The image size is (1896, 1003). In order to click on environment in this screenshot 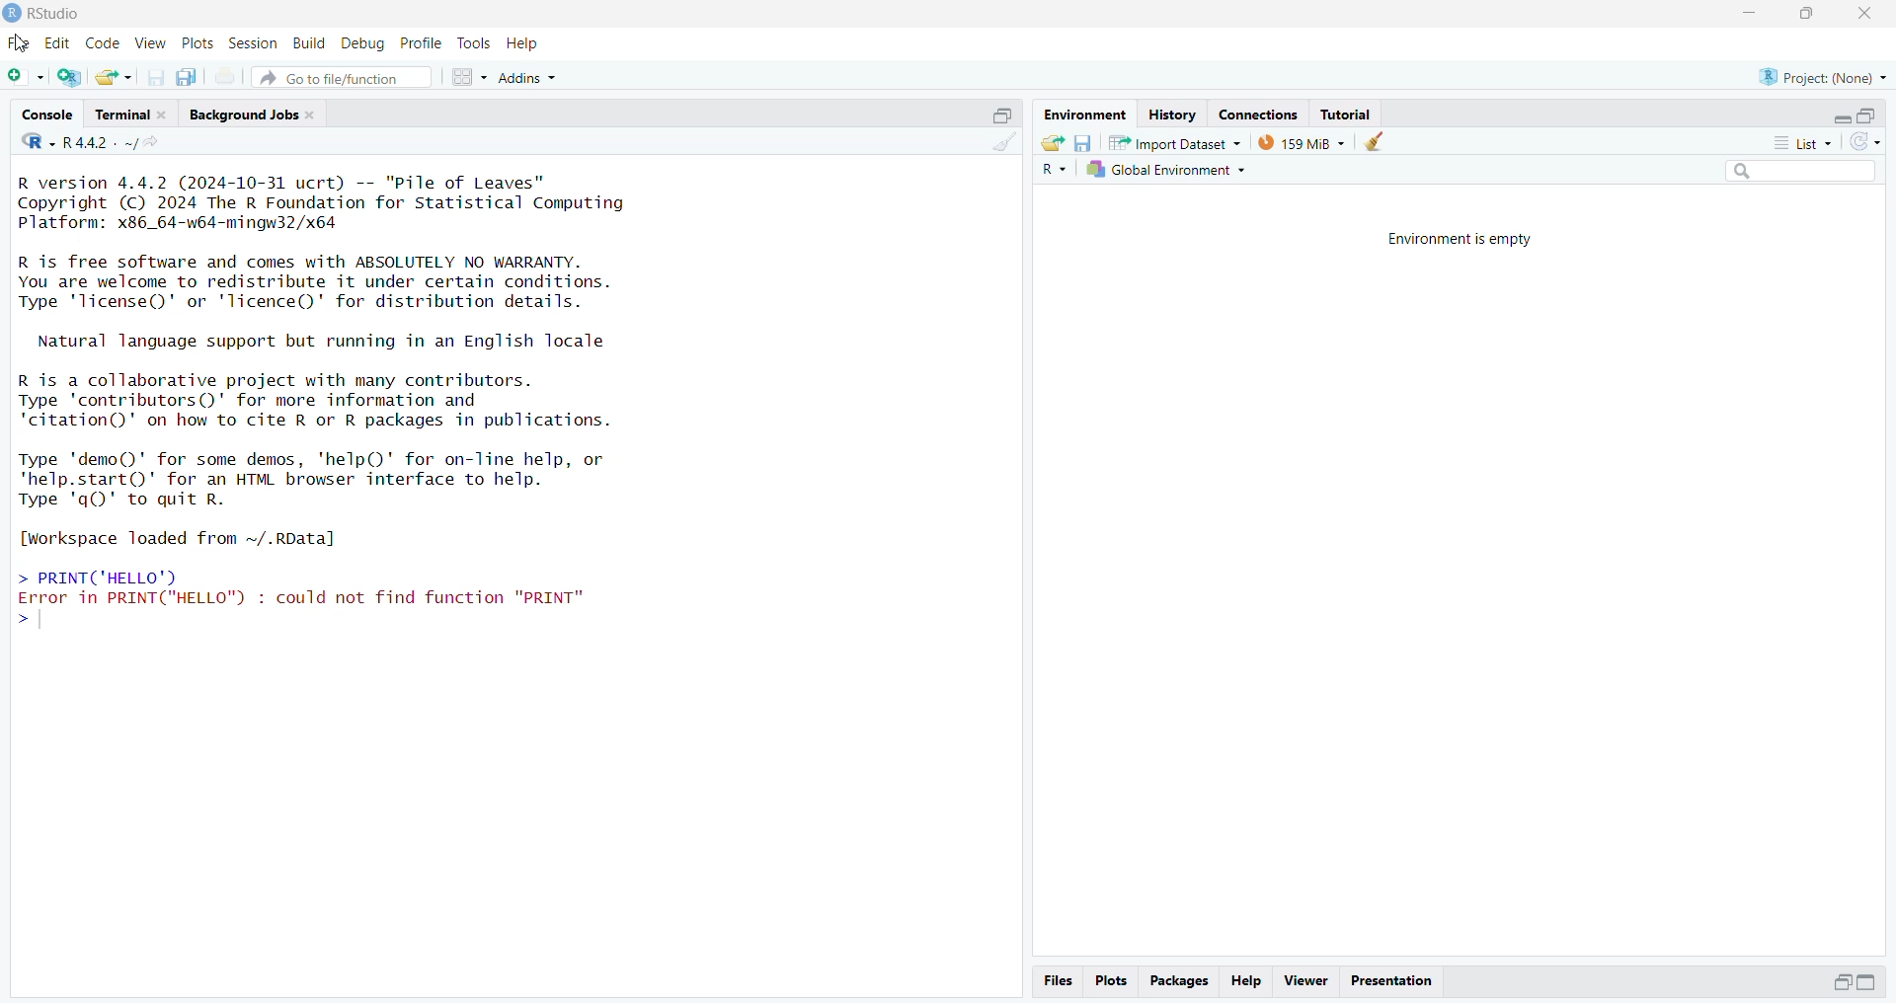, I will do `click(1083, 115)`.